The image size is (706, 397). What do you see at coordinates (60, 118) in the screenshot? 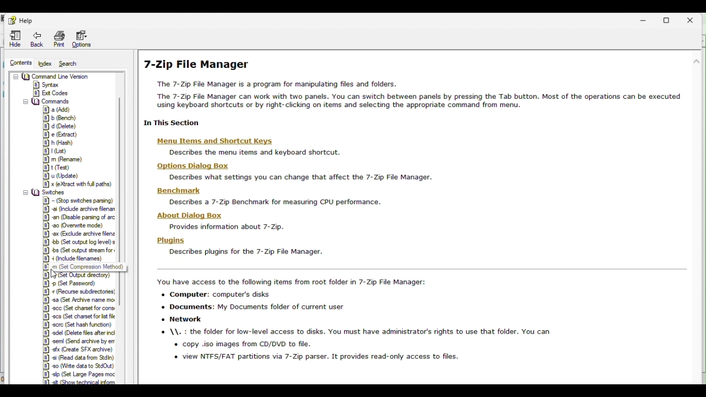
I see `bench` at bounding box center [60, 118].